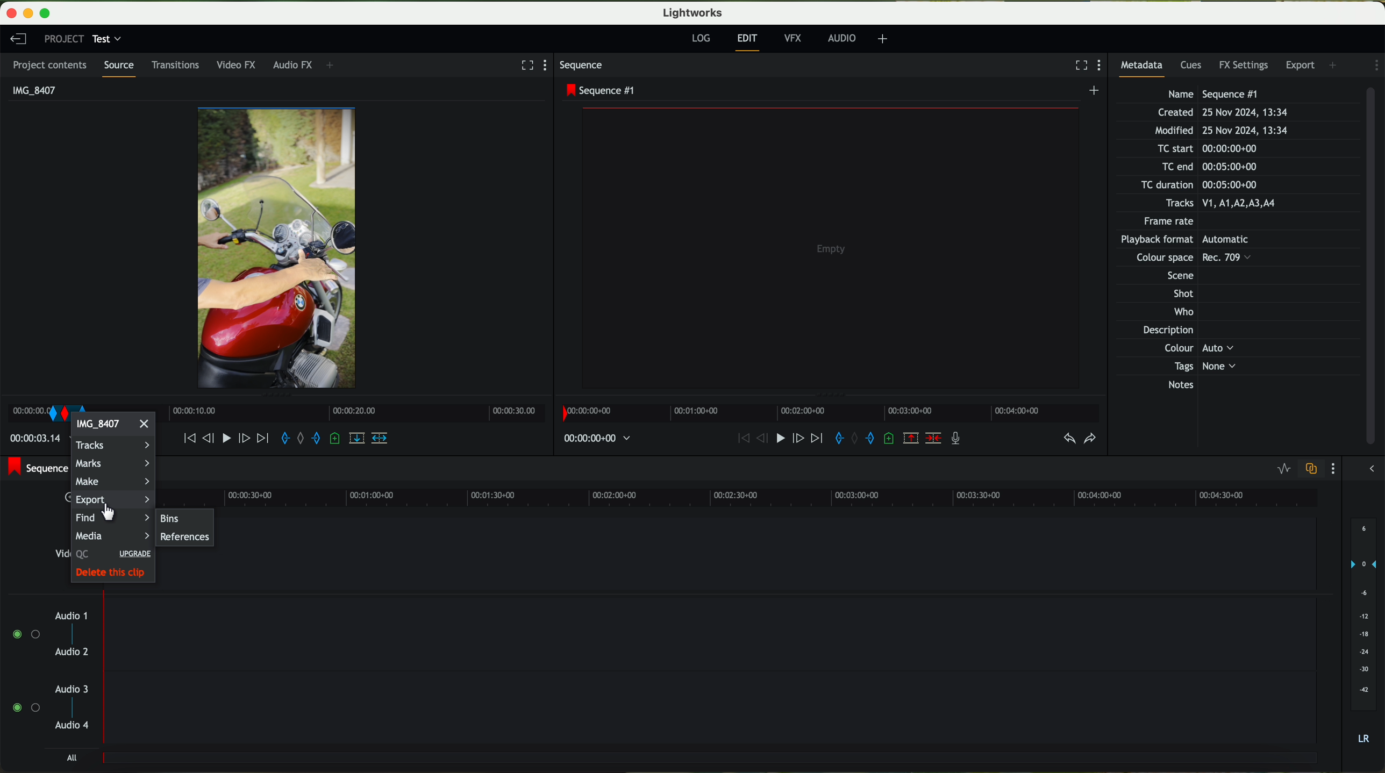 The width and height of the screenshot is (1385, 773). I want to click on add an in mark, so click(834, 439).